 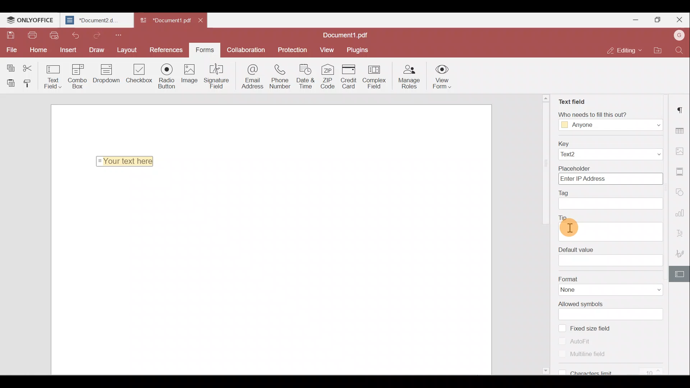 I want to click on Cursor on tip, so click(x=570, y=227).